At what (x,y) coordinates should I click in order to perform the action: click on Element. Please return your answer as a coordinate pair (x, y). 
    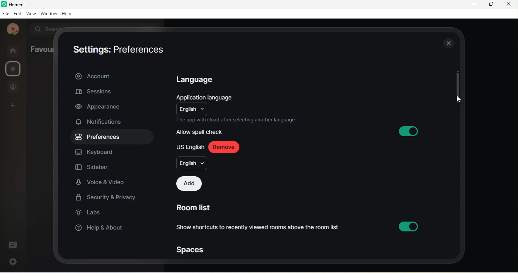
    Looking at the image, I should click on (16, 4).